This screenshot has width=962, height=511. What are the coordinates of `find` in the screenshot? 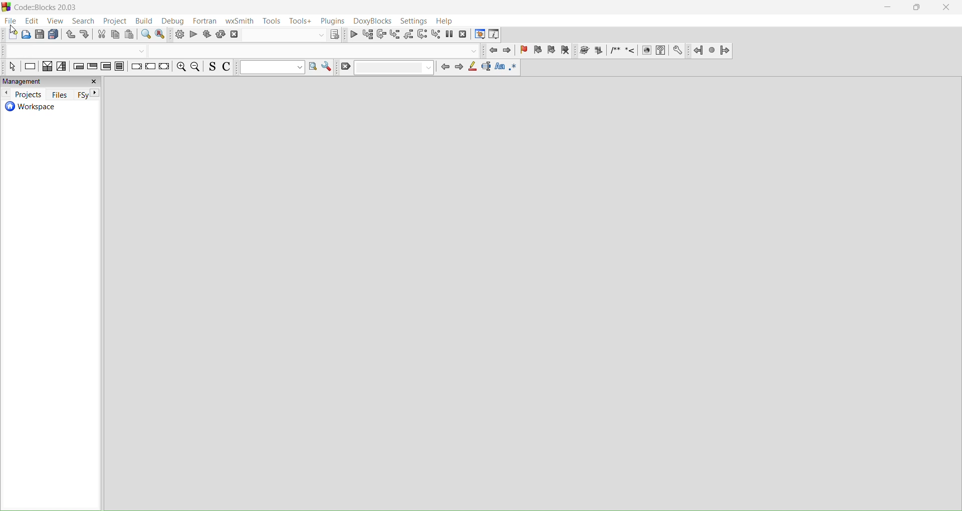 It's located at (145, 35).